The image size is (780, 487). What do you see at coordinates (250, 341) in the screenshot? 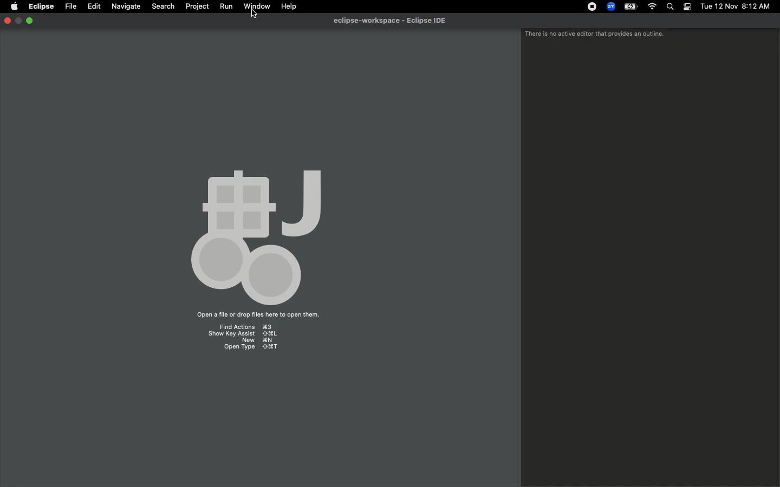
I see `New` at bounding box center [250, 341].